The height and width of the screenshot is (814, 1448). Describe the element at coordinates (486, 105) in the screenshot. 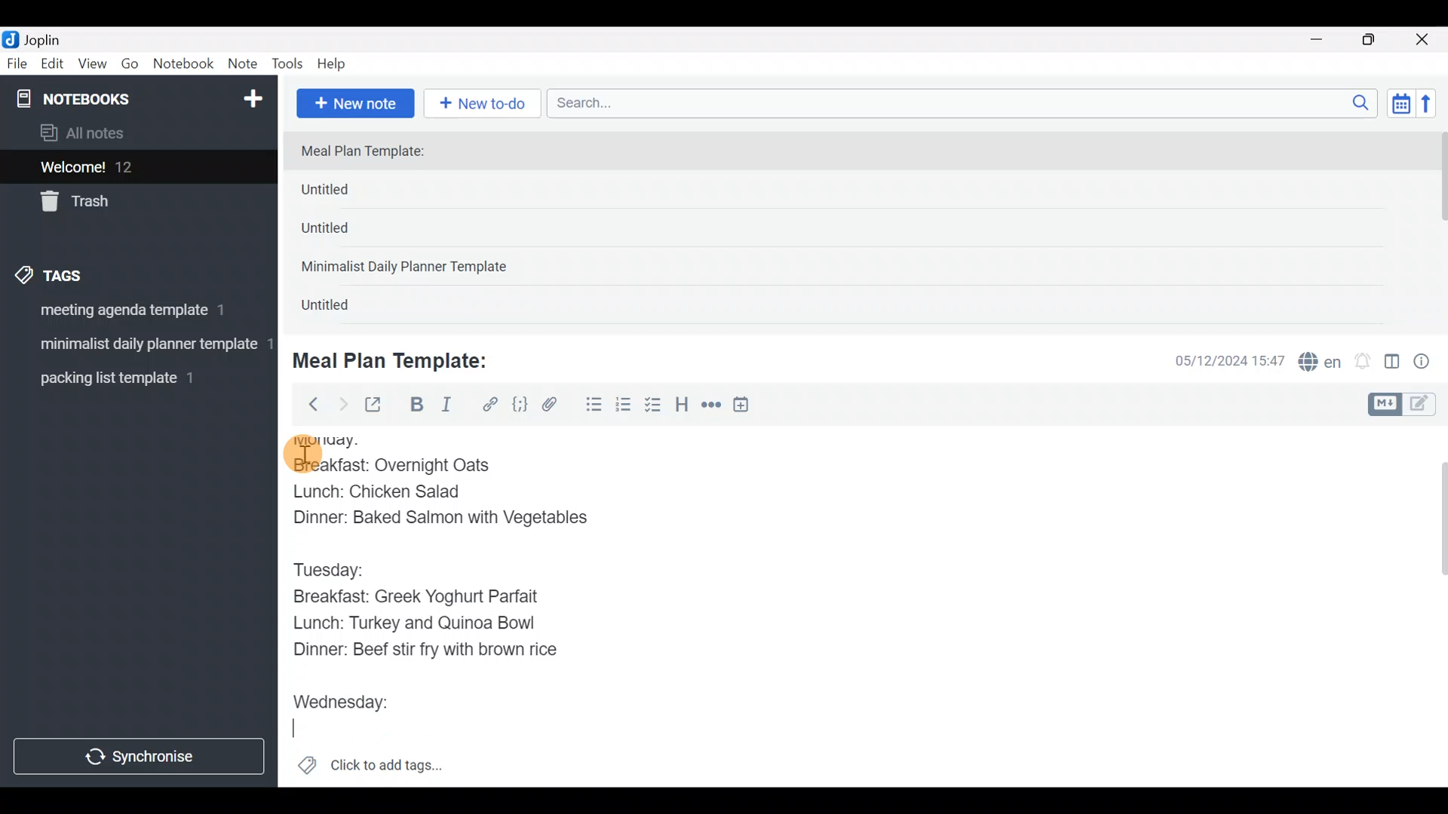

I see `New to-do` at that location.